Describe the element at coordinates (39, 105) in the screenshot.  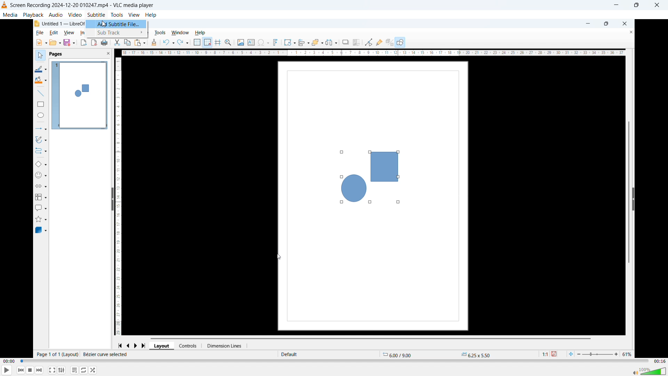
I see `rectangle` at that location.